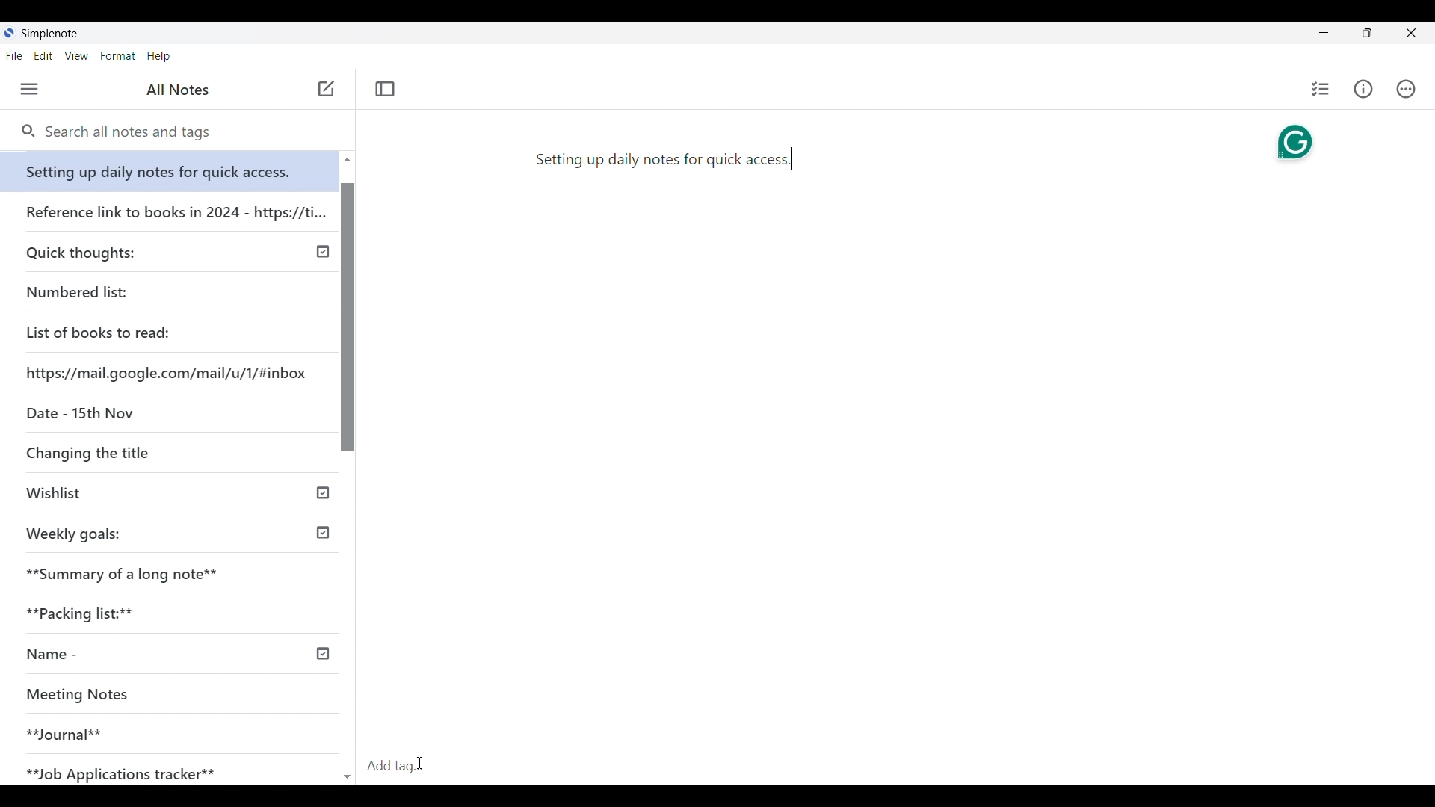 The height and width of the screenshot is (807, 1435). I want to click on Journal, so click(149, 728).